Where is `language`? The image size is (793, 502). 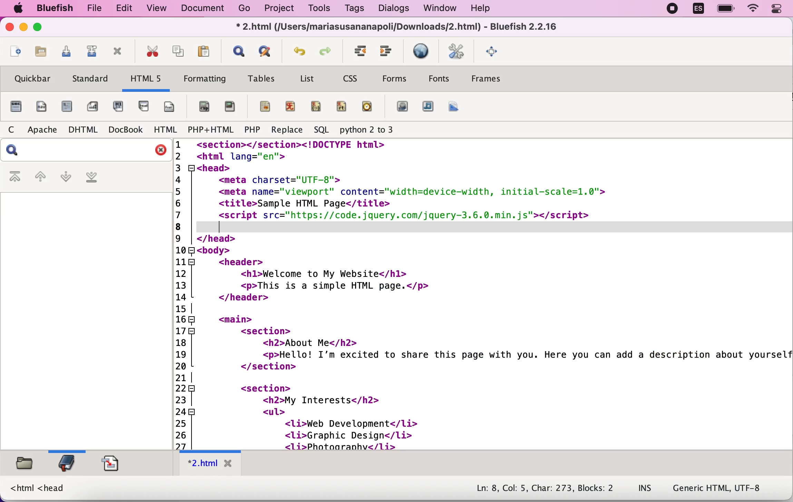 language is located at coordinates (699, 8).